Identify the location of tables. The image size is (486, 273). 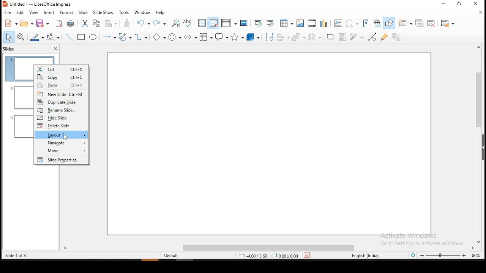
(286, 23).